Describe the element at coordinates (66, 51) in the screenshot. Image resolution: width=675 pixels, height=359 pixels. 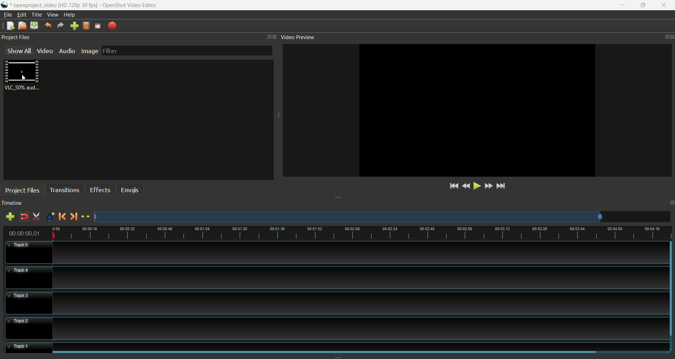
I see `audio` at that location.